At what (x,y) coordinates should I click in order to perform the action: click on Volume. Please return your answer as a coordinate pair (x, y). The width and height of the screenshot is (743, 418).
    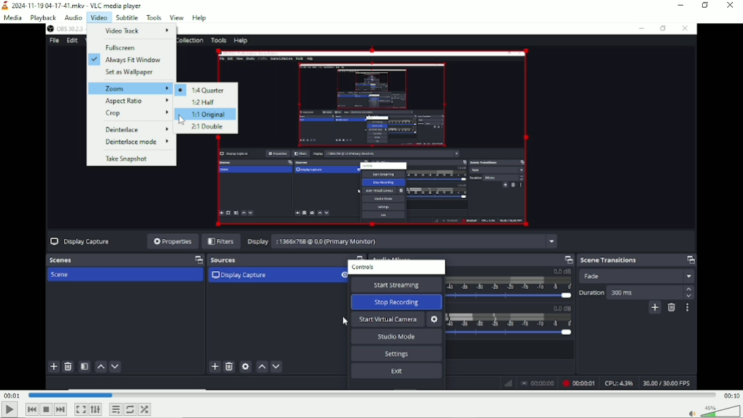
    Looking at the image, I should click on (712, 411).